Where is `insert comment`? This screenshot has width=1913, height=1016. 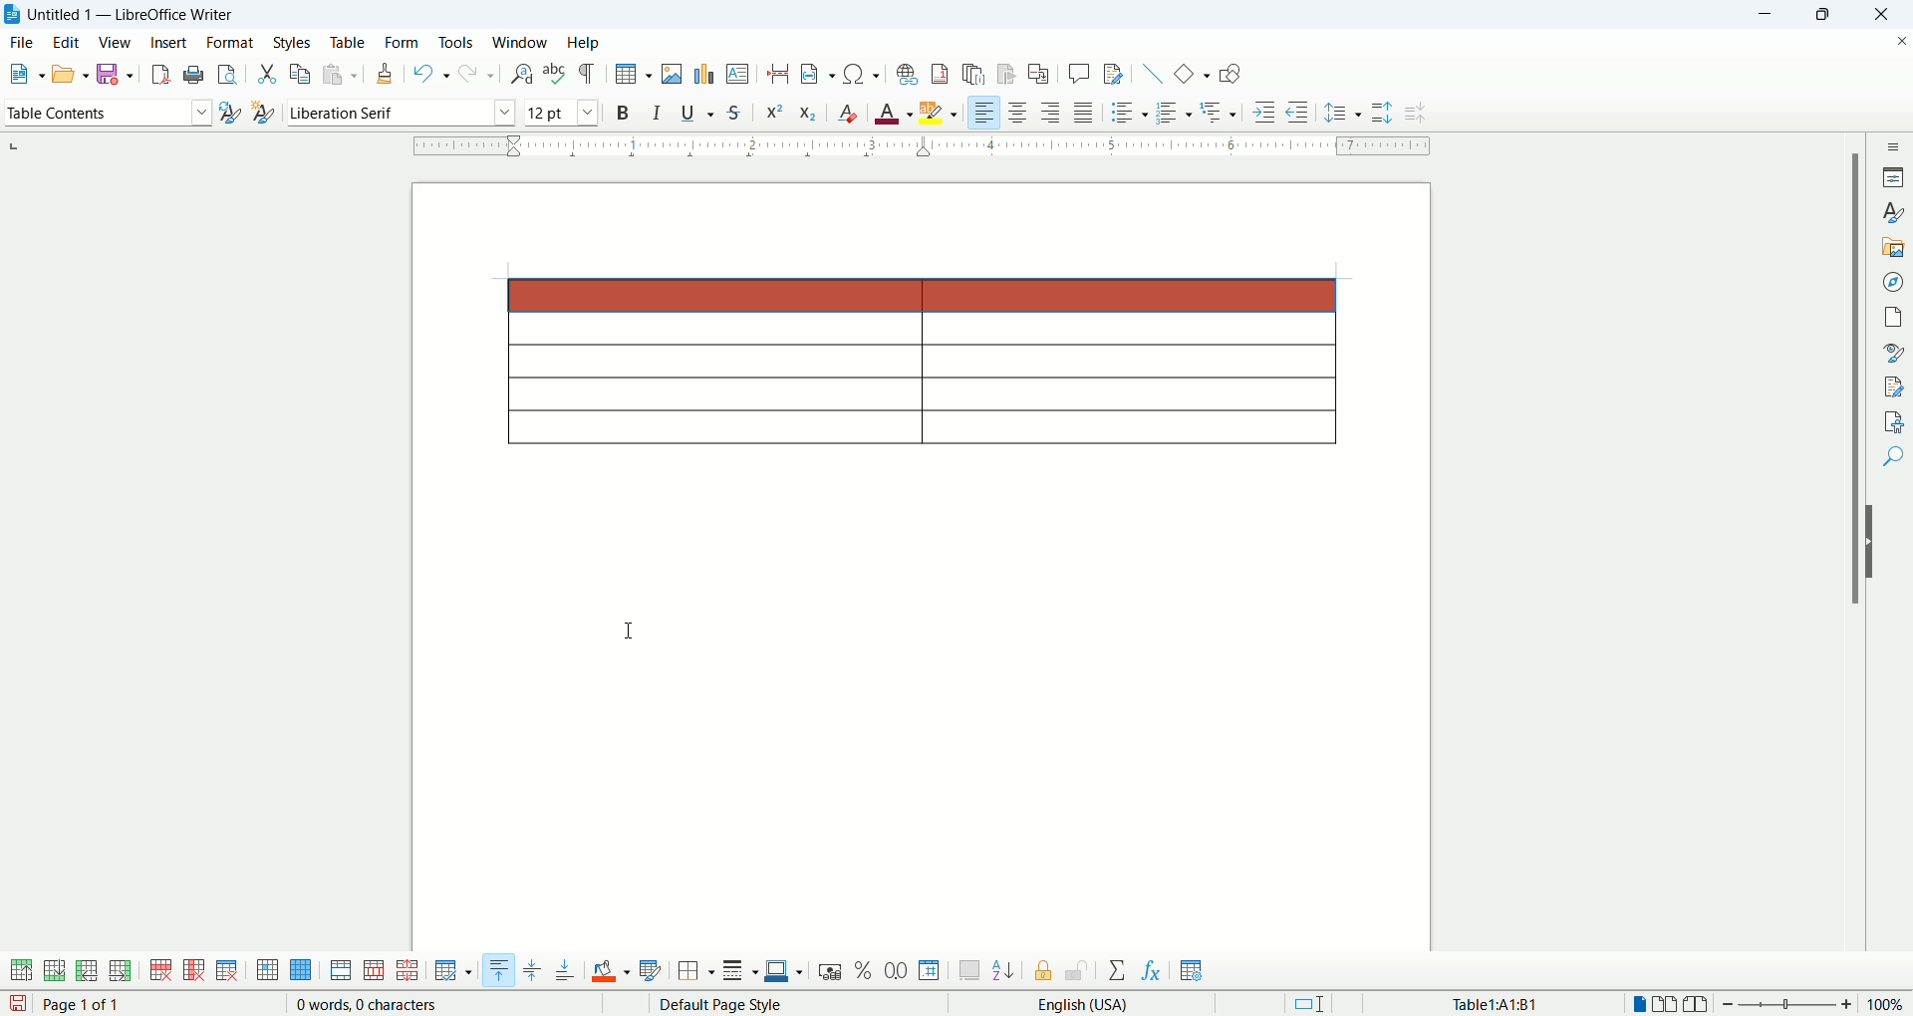 insert comment is located at coordinates (1083, 73).